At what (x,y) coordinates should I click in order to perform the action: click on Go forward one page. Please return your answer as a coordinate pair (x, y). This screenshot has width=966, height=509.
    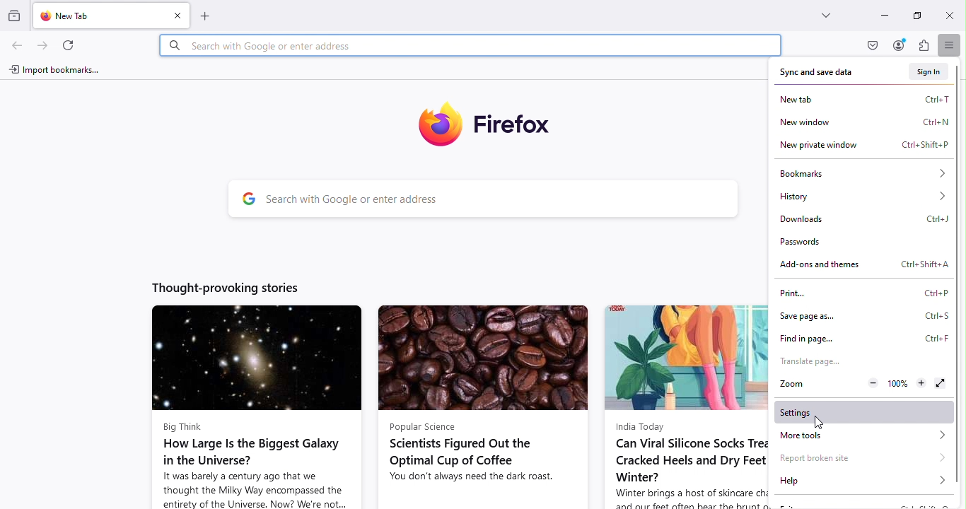
    Looking at the image, I should click on (45, 45).